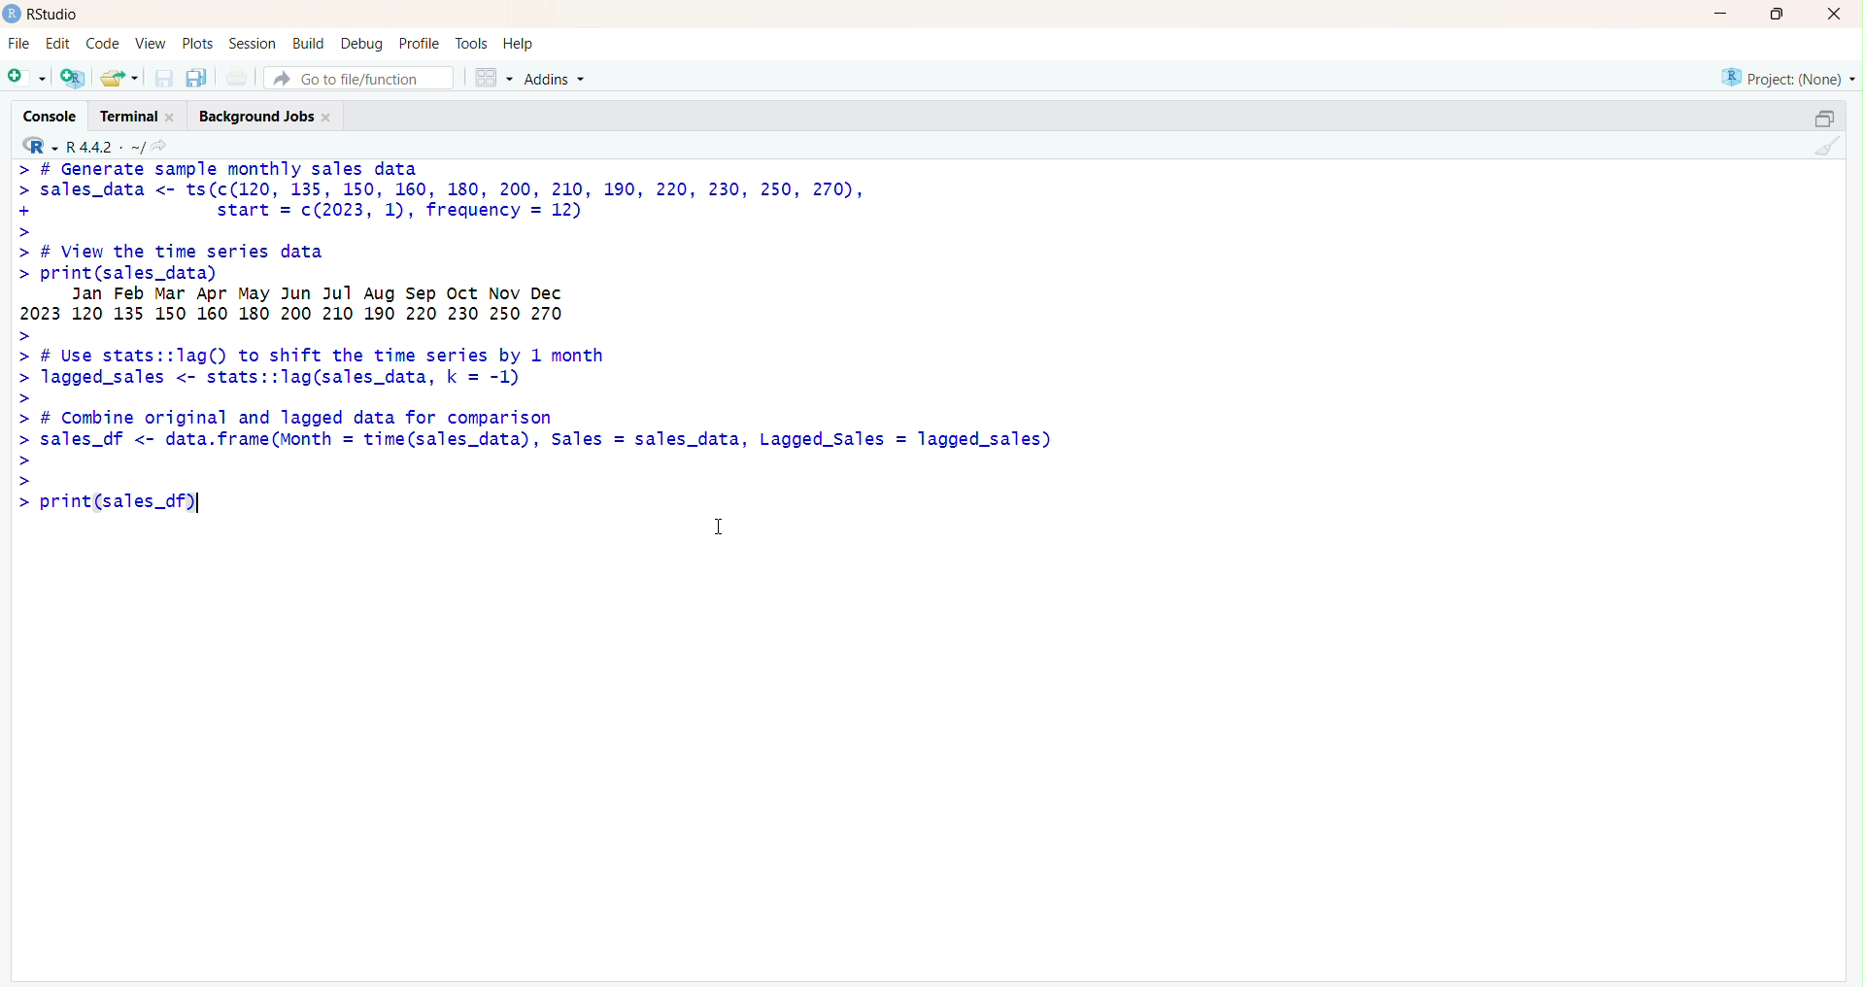  What do you see at coordinates (25, 78) in the screenshot?
I see `new script` at bounding box center [25, 78].